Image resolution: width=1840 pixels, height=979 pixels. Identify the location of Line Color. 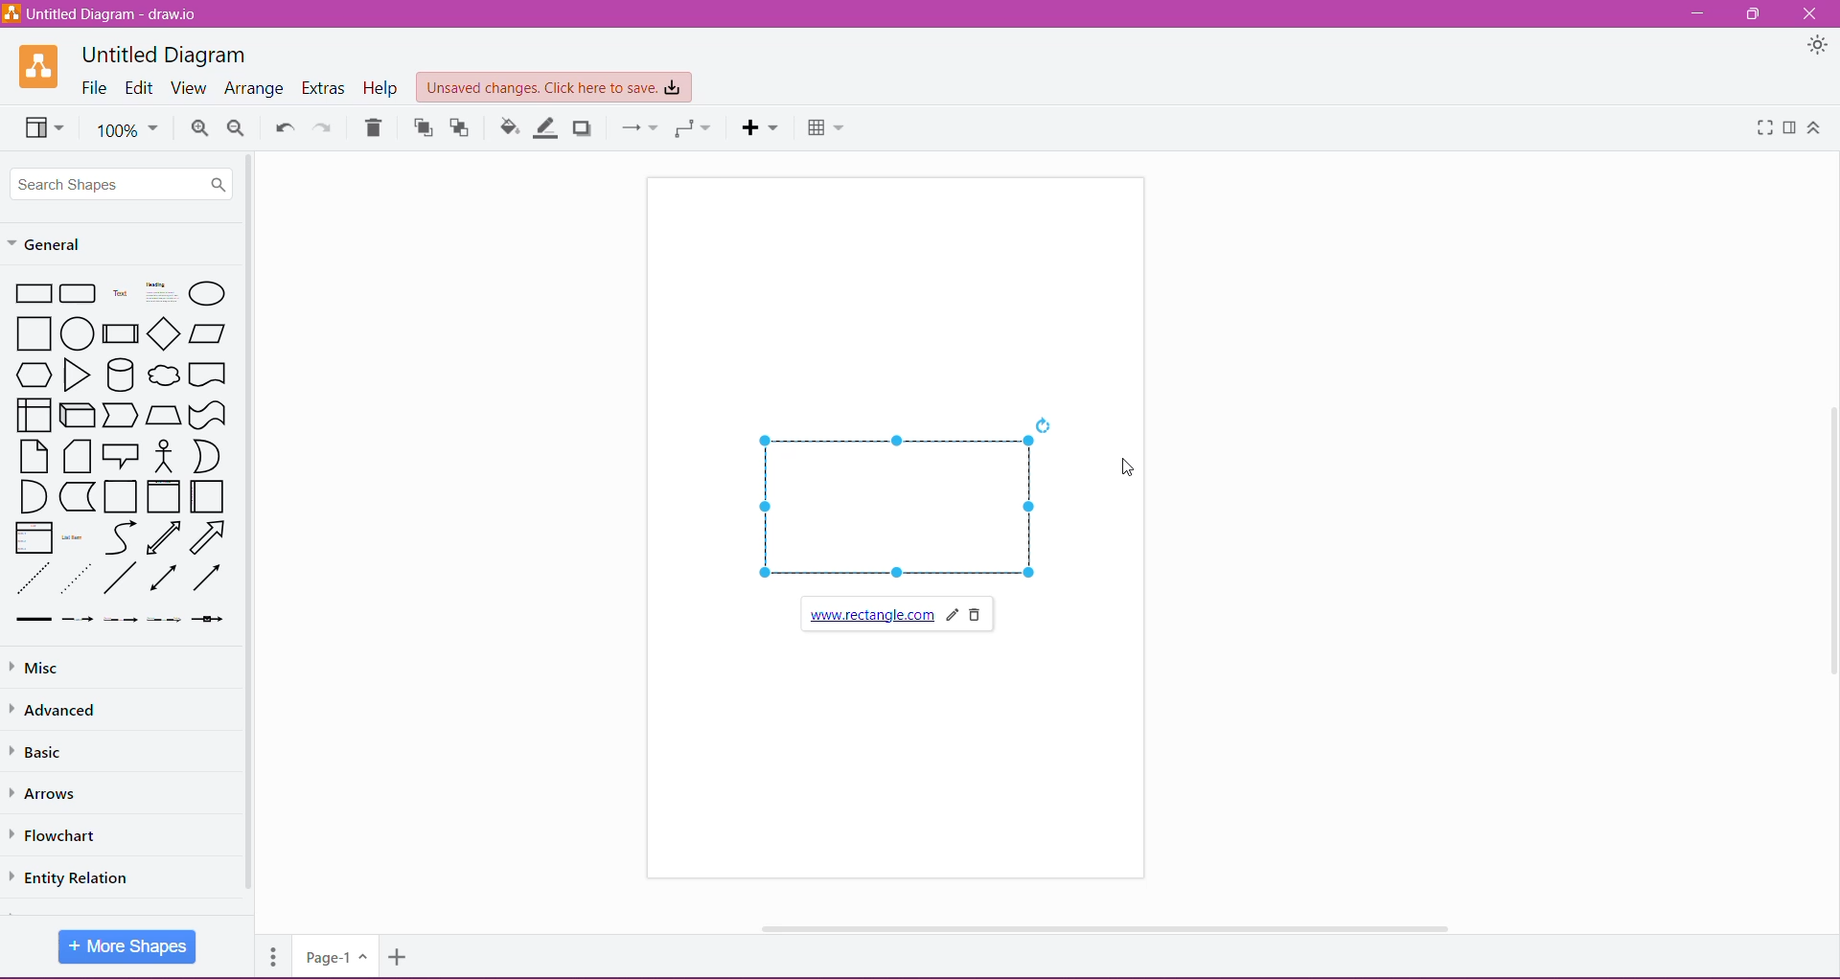
(548, 128).